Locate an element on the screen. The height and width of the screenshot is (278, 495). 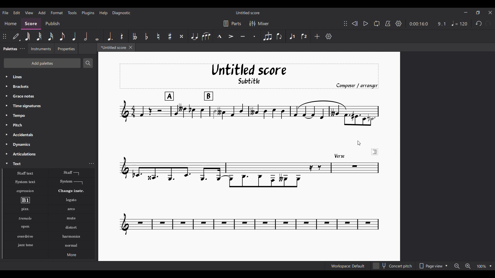
Grace notes is located at coordinates (49, 96).